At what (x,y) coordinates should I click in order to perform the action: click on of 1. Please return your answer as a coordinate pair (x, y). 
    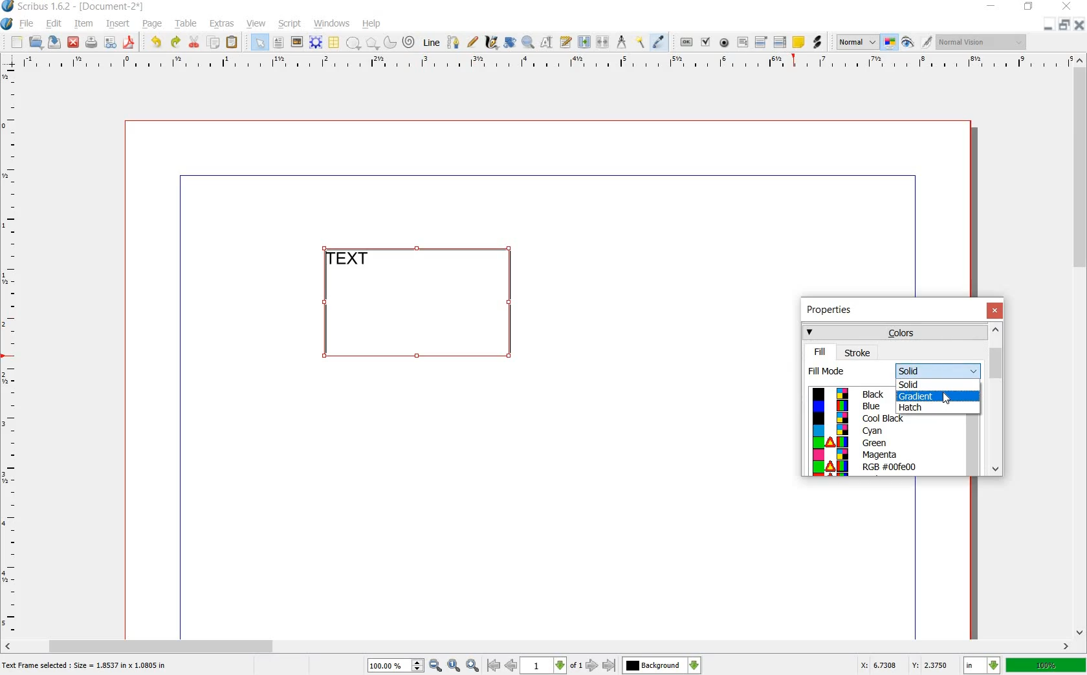
    Looking at the image, I should click on (575, 667).